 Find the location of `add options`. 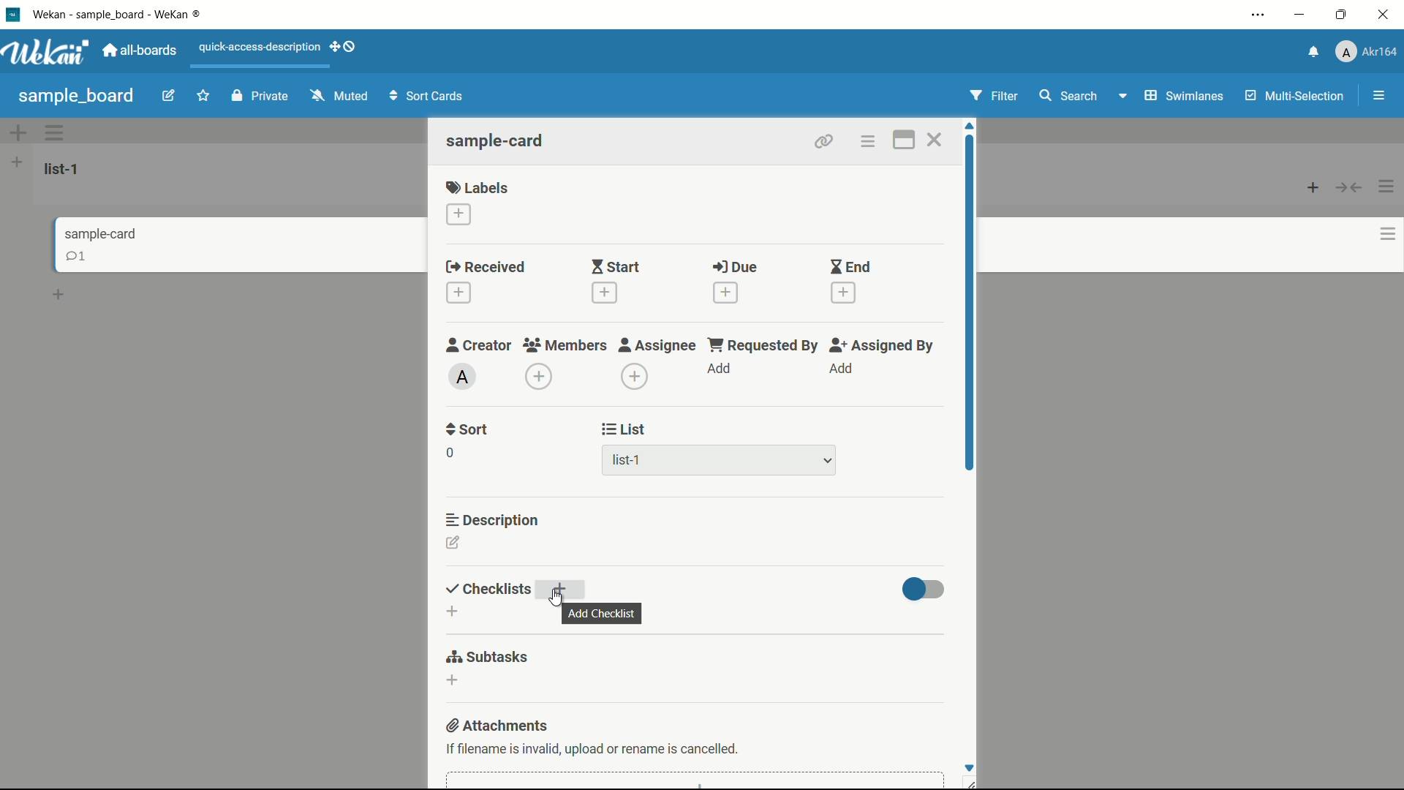

add options is located at coordinates (15, 132).